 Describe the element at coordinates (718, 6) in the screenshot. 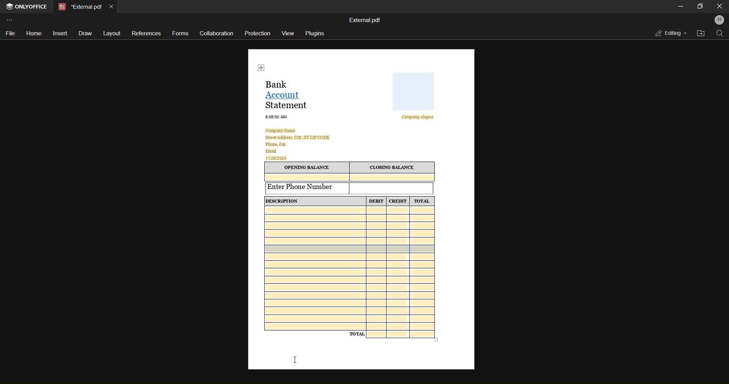

I see `close` at that location.